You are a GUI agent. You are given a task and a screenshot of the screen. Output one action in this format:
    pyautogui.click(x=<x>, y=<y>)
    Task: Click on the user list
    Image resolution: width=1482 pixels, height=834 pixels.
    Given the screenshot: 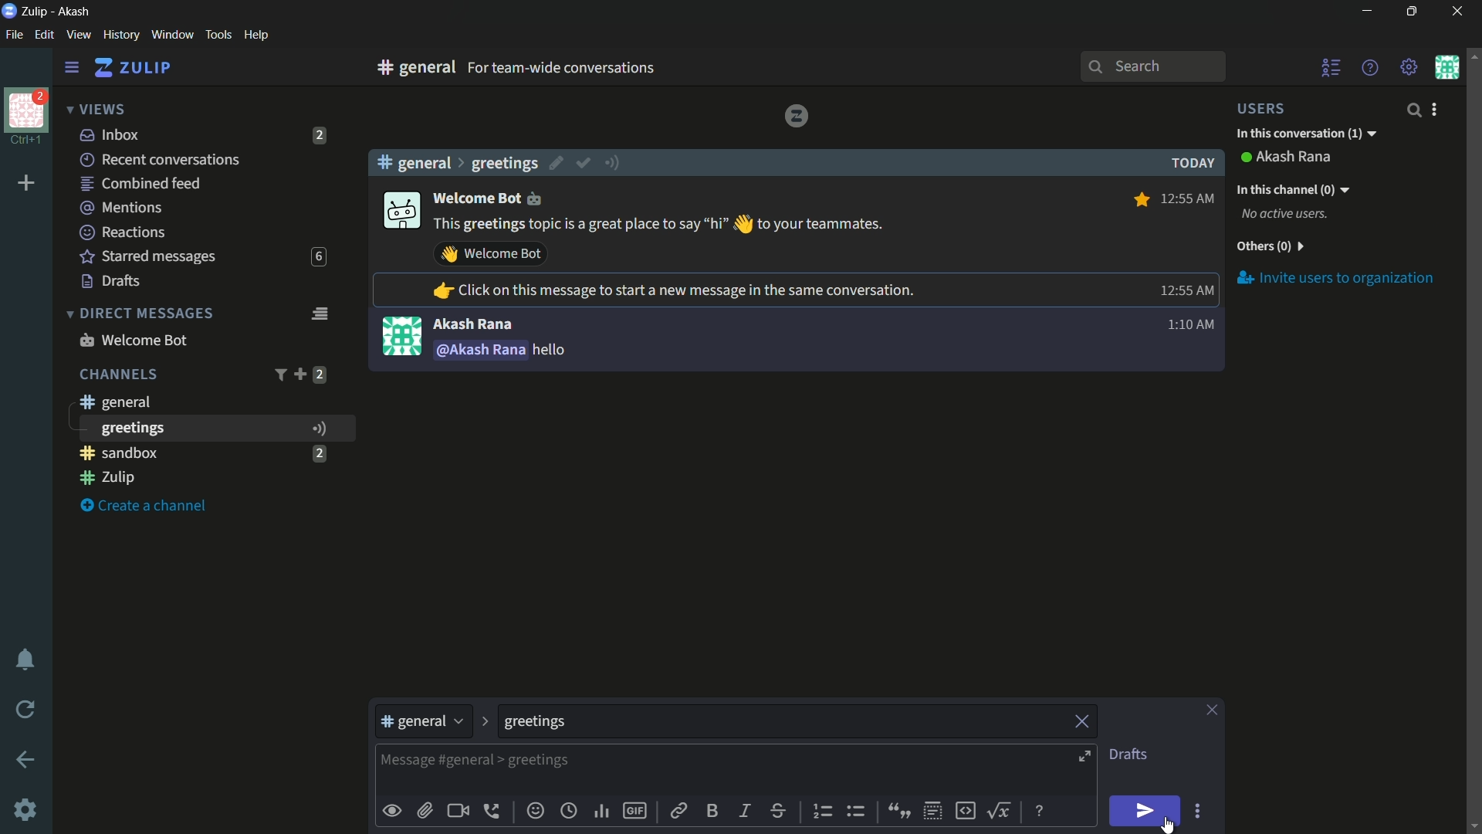 What is the action you would take?
    pyautogui.click(x=1332, y=67)
    